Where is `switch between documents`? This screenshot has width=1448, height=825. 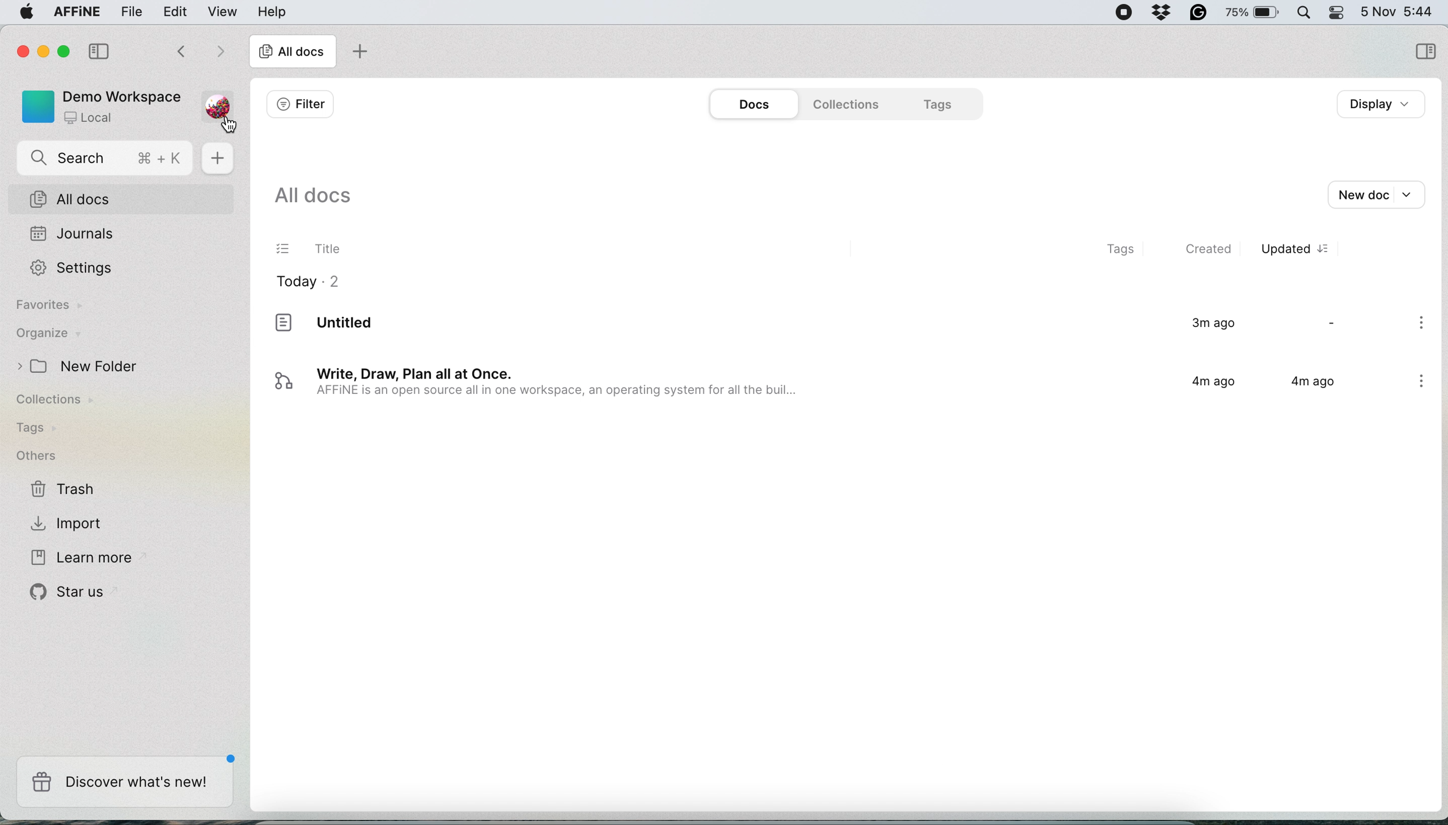
switch between documents is located at coordinates (198, 53).